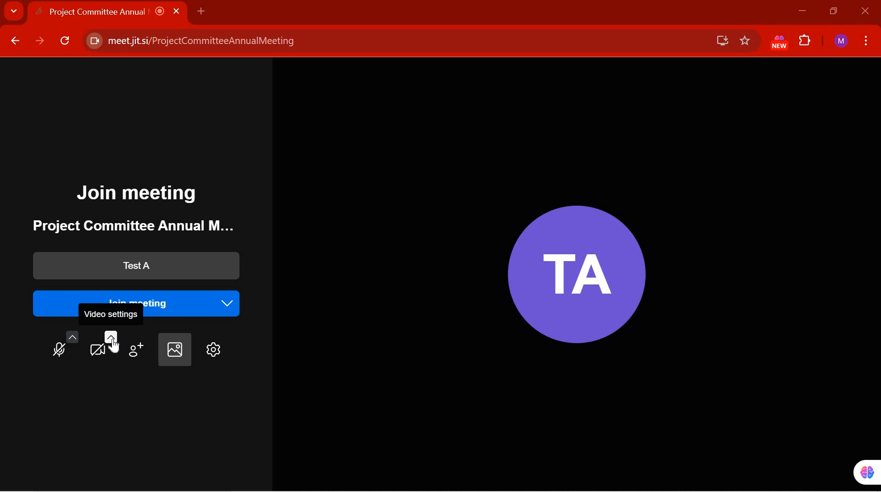 The image size is (881, 492). What do you see at coordinates (93, 41) in the screenshot?
I see `Camera enabled` at bounding box center [93, 41].